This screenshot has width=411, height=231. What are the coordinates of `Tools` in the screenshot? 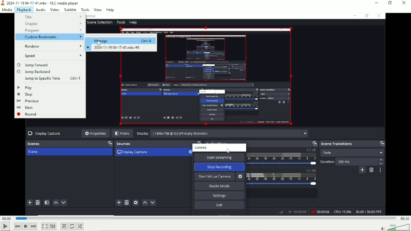 It's located at (85, 10).